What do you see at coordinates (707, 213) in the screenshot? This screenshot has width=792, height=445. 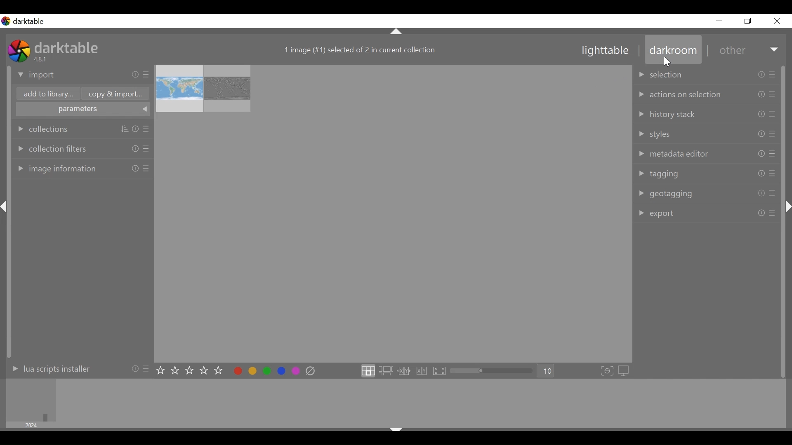 I see `export` at bounding box center [707, 213].